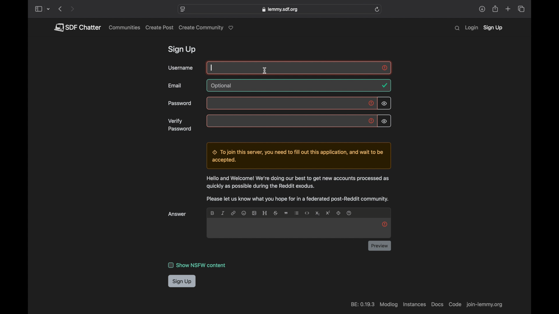  Describe the element at coordinates (496, 9) in the screenshot. I see `share` at that location.